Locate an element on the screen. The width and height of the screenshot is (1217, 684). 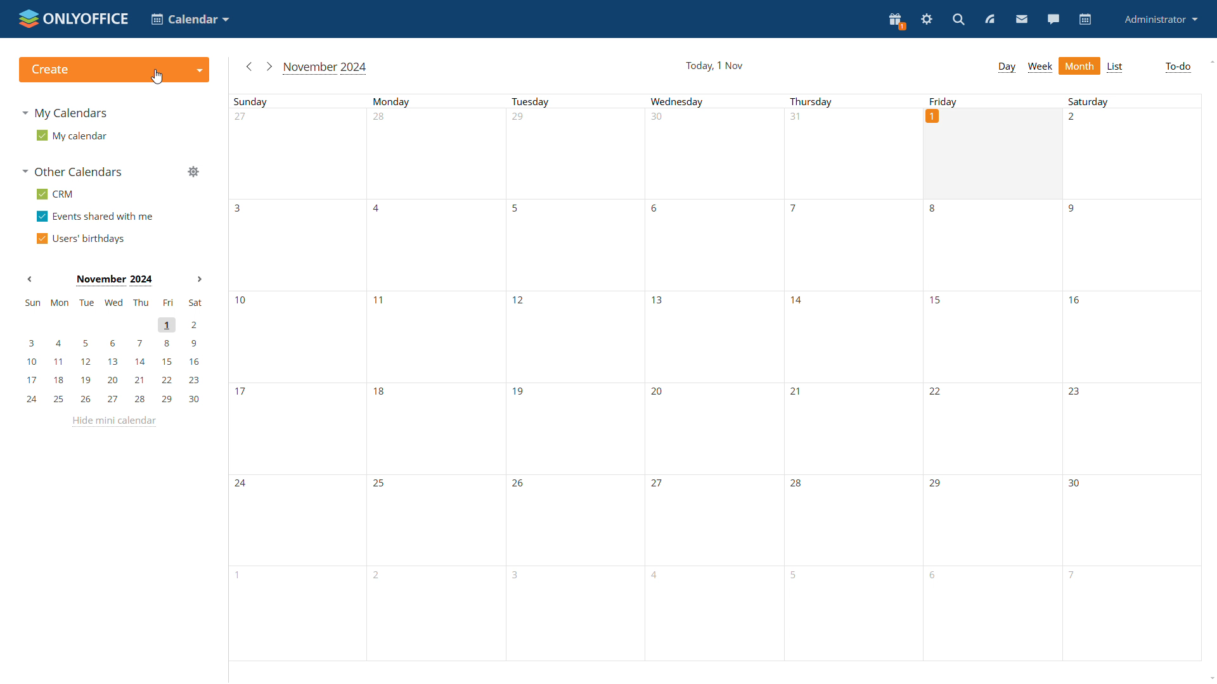
Thursday is located at coordinates (857, 379).